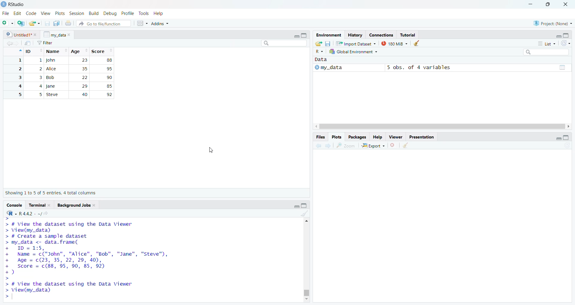 Image resolution: width=575 pixels, height=305 pixels. What do you see at coordinates (47, 25) in the screenshot?
I see `Save current document` at bounding box center [47, 25].